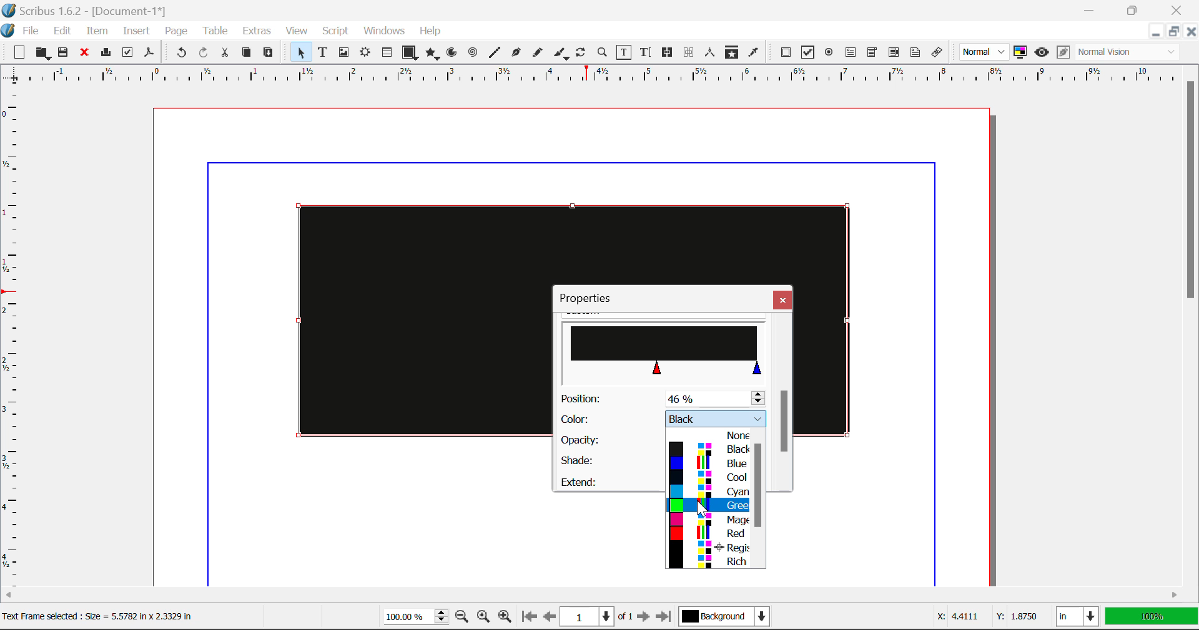 This screenshot has height=630, width=1199. I want to click on Zoom to 100%, so click(484, 618).